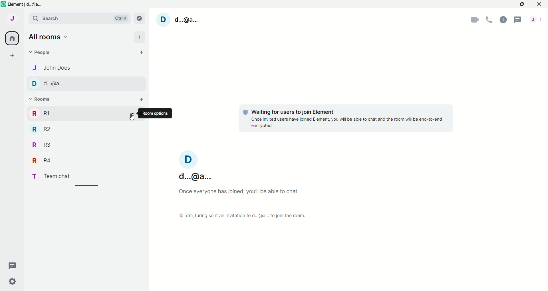  What do you see at coordinates (44, 52) in the screenshot?
I see `People` at bounding box center [44, 52].